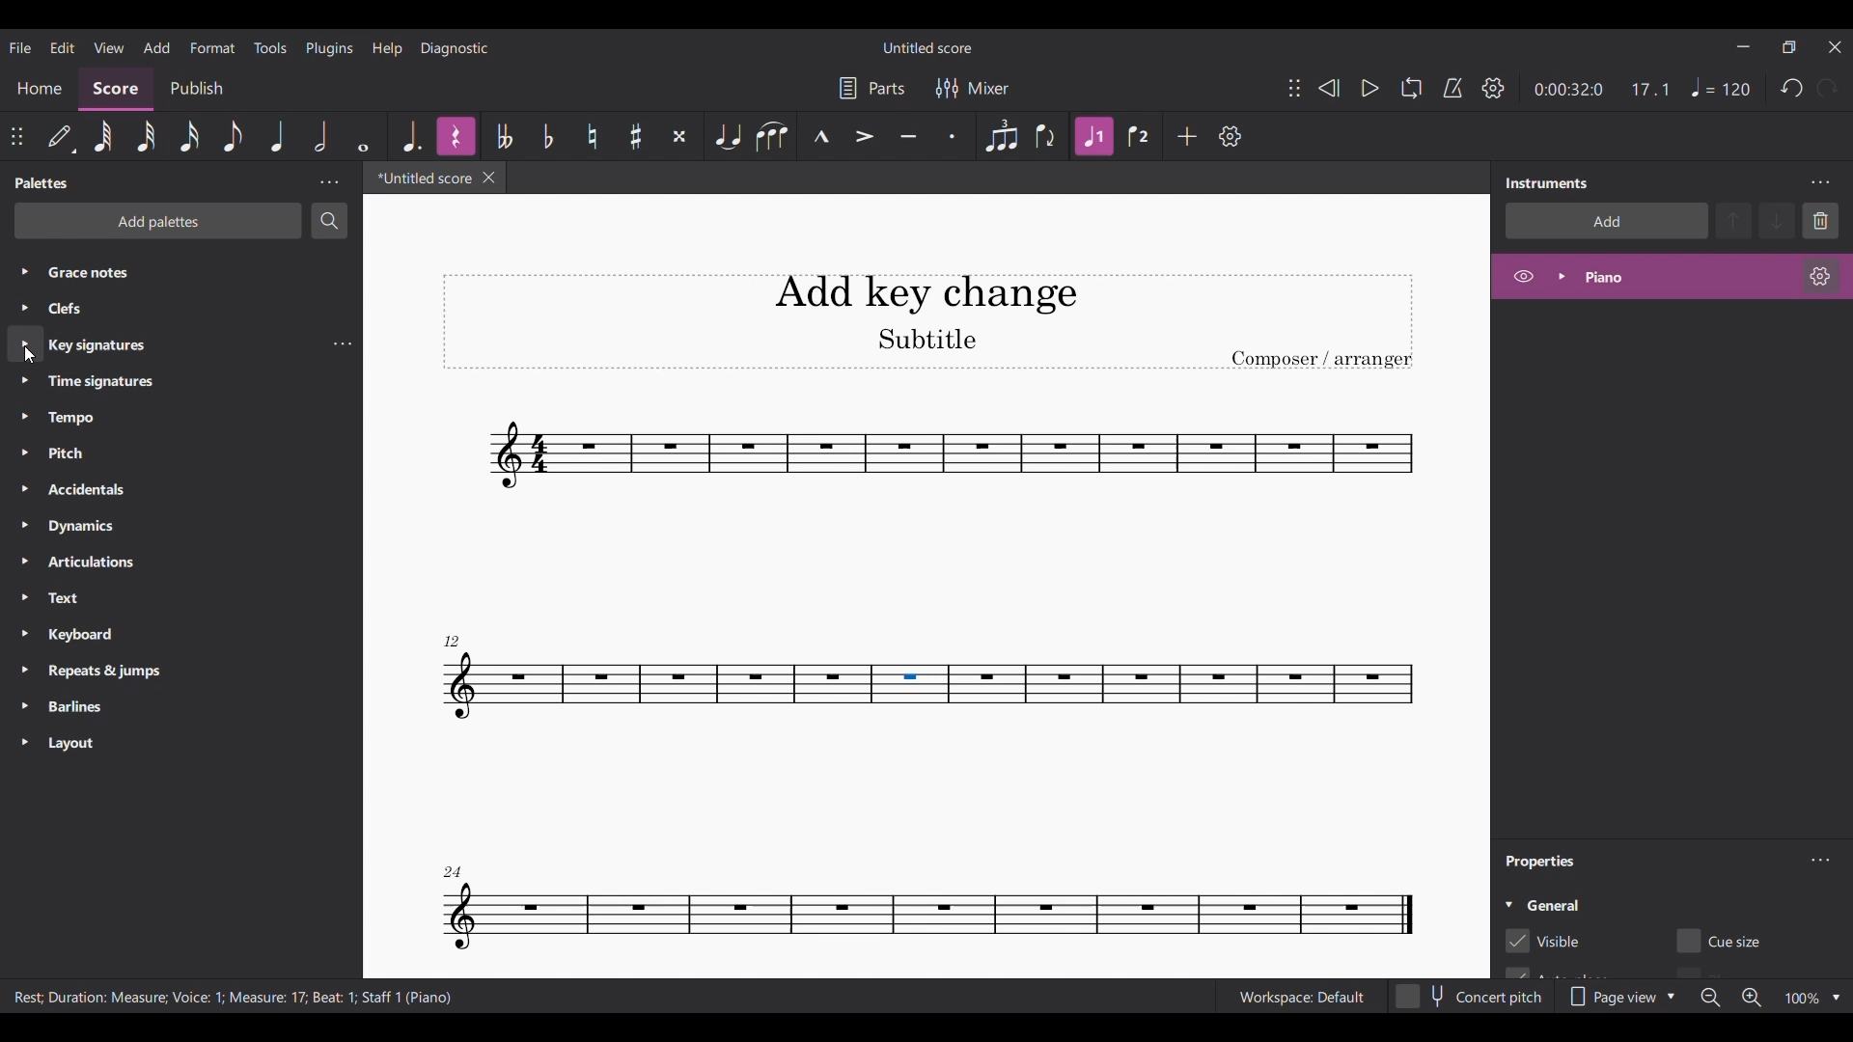  What do you see at coordinates (40, 93) in the screenshot?
I see `Home section` at bounding box center [40, 93].